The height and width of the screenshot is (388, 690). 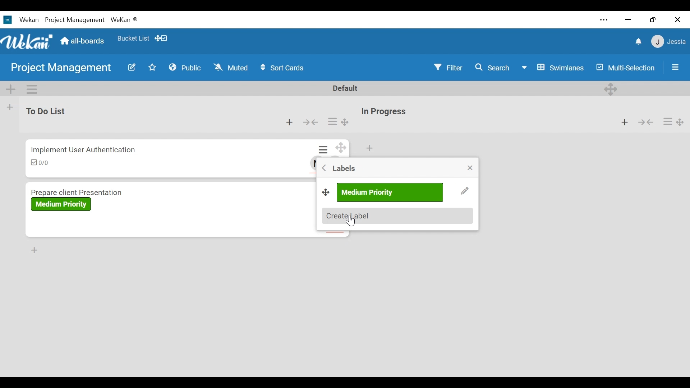 What do you see at coordinates (345, 123) in the screenshot?
I see `Desktop drag handle` at bounding box center [345, 123].